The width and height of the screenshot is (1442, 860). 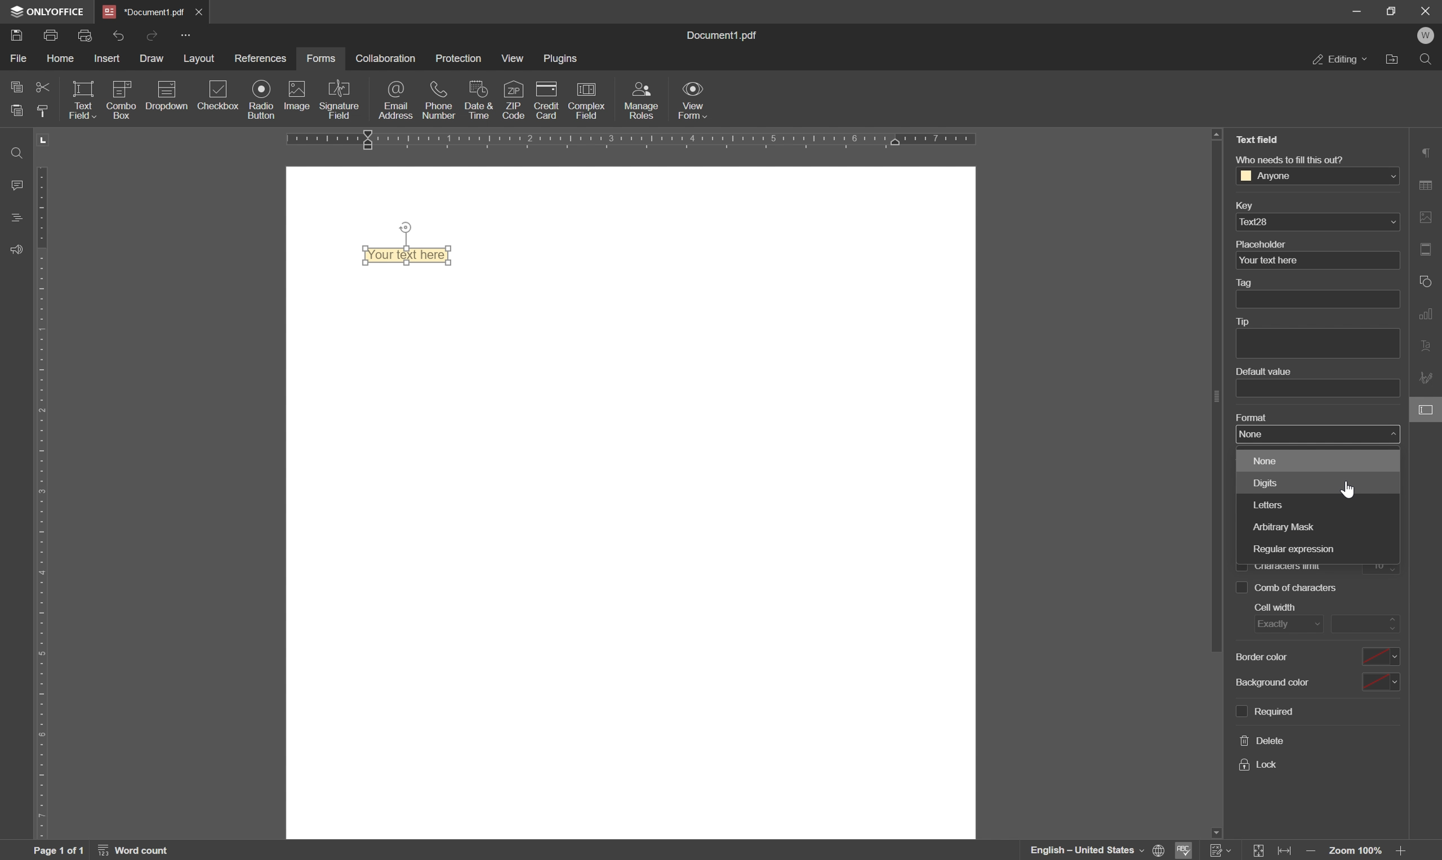 I want to click on Track changes, so click(x=1222, y=851).